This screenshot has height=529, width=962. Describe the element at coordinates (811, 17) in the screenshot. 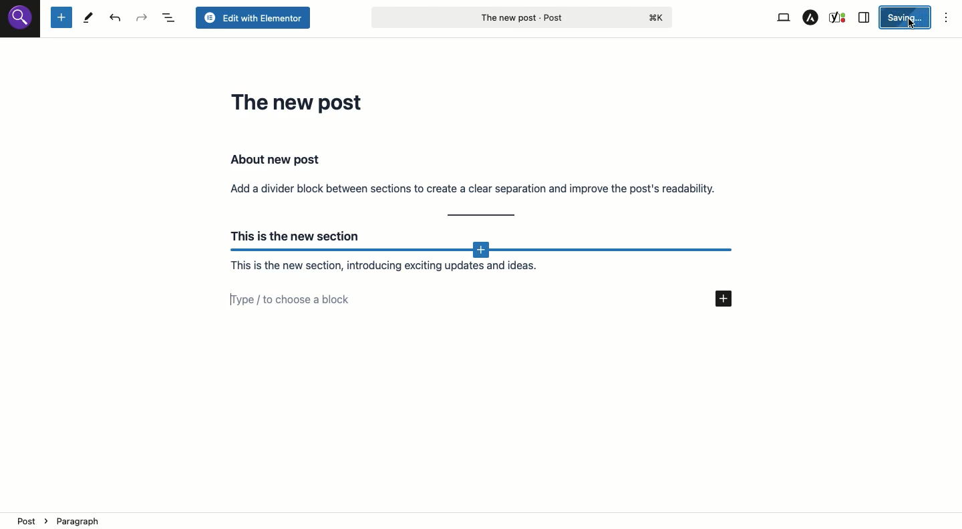

I see `Astar` at that location.